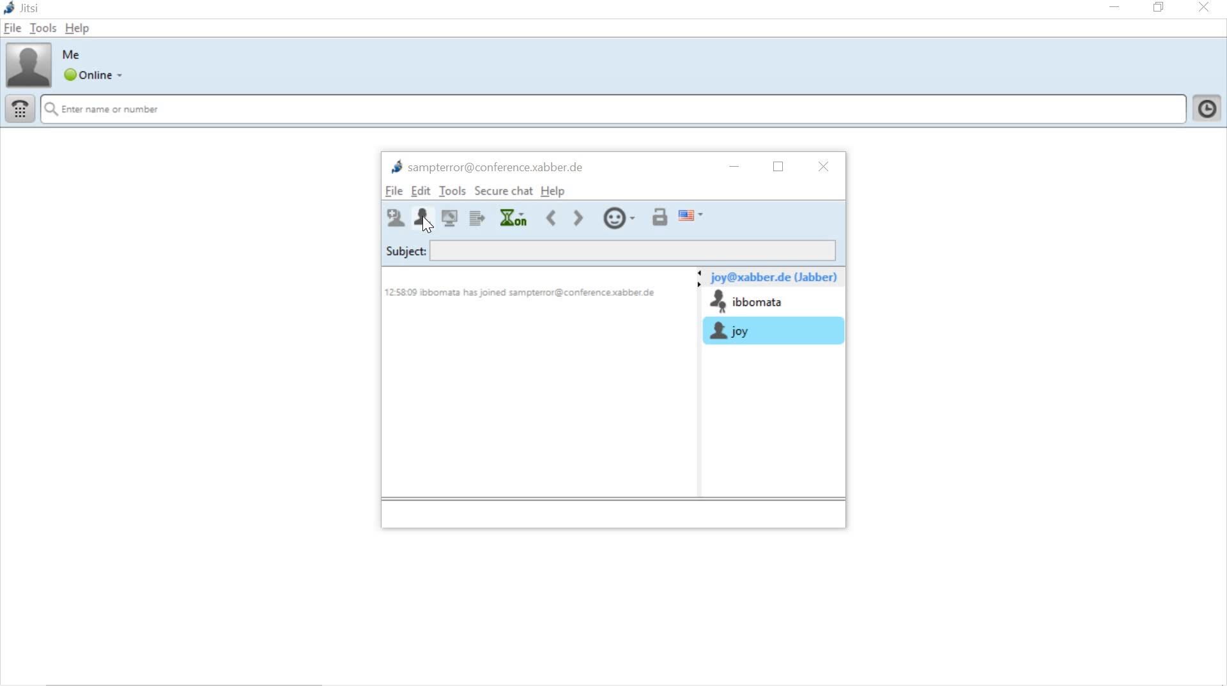  I want to click on start private conversation, so click(659, 218).